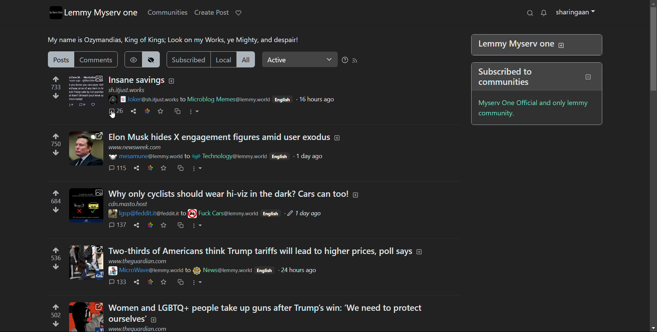 The image size is (657, 332). Describe the element at coordinates (280, 156) in the screenshot. I see `English` at that location.